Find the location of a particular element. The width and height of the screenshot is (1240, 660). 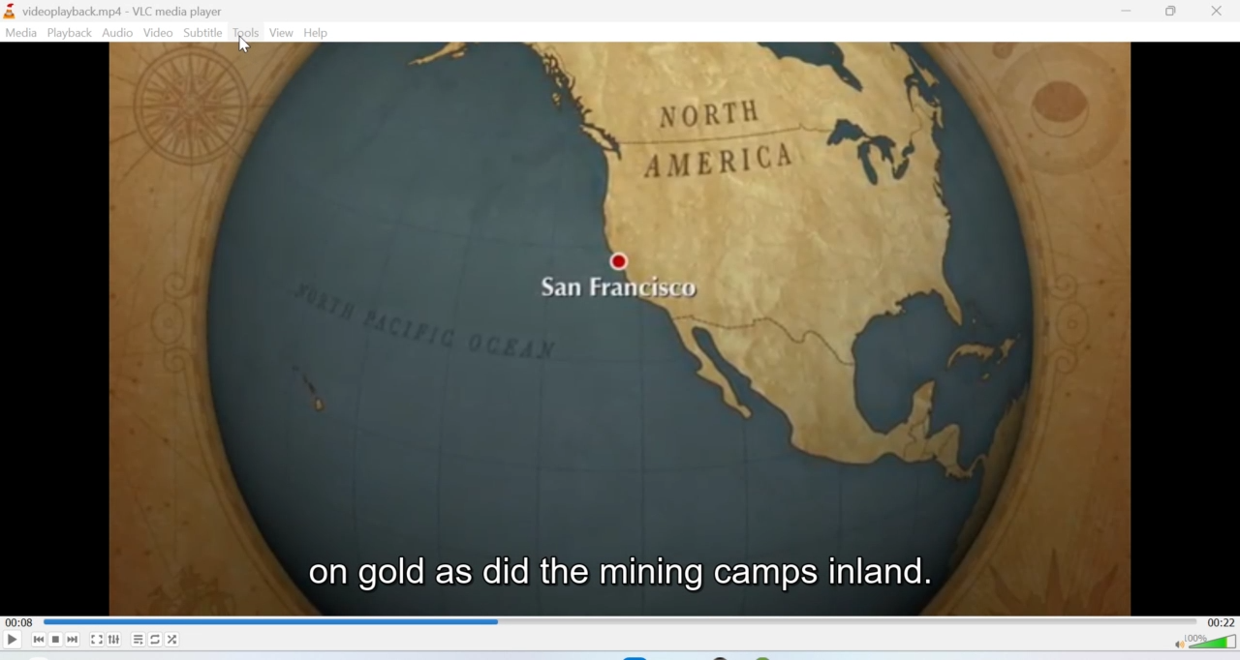

videoplayback.mp4-VLC media player is located at coordinates (116, 12).